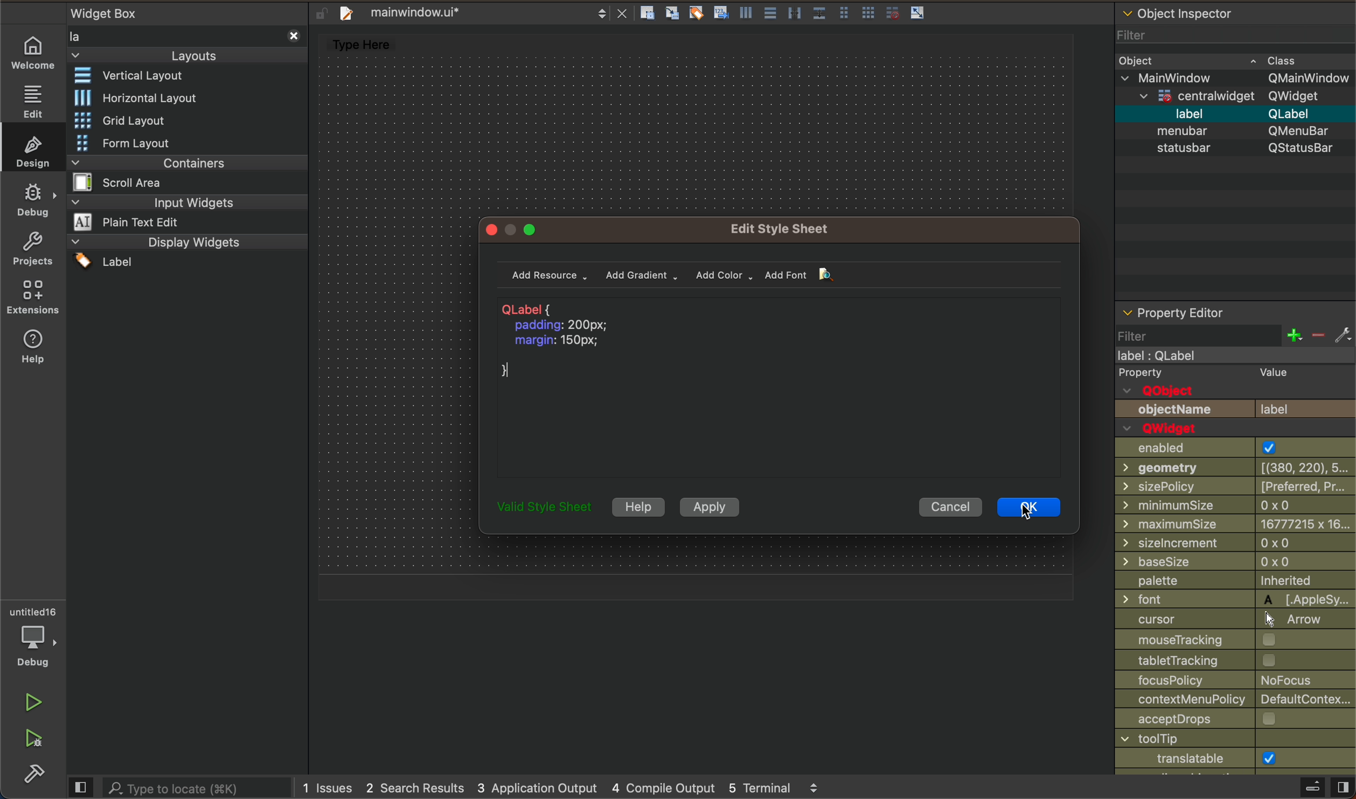  Describe the element at coordinates (1237, 78) in the screenshot. I see `mainwindow` at that location.